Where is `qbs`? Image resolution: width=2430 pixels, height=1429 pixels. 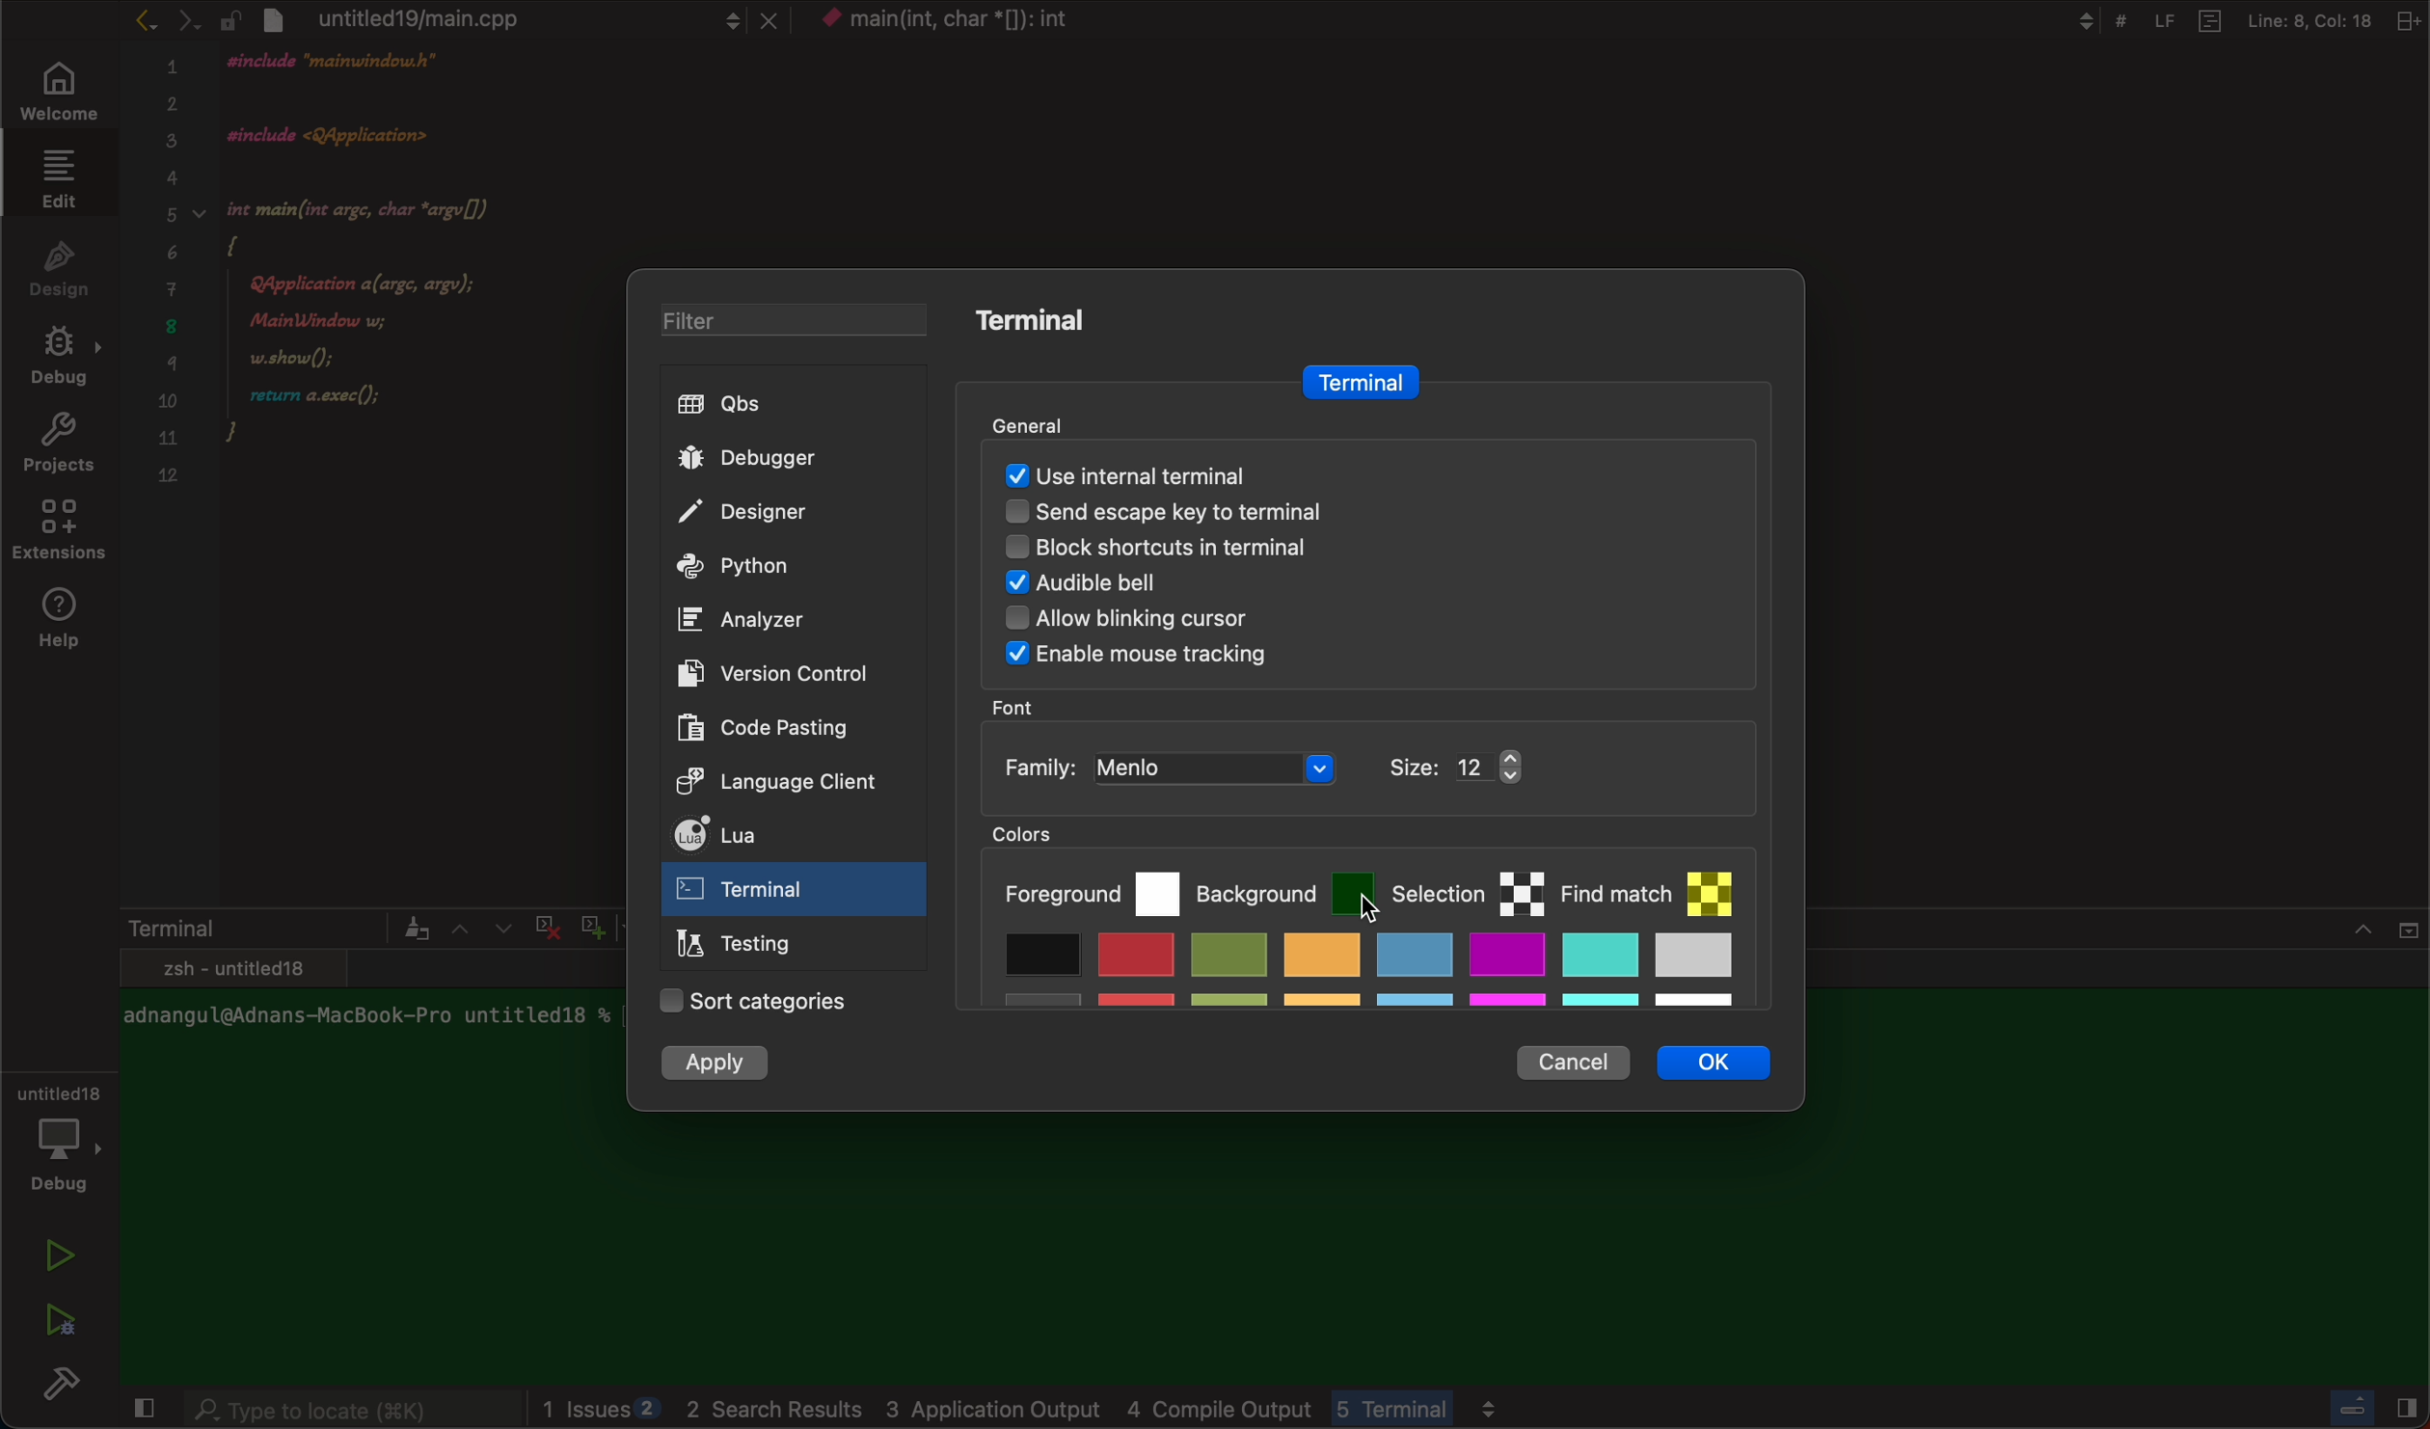
qbs is located at coordinates (784, 405).